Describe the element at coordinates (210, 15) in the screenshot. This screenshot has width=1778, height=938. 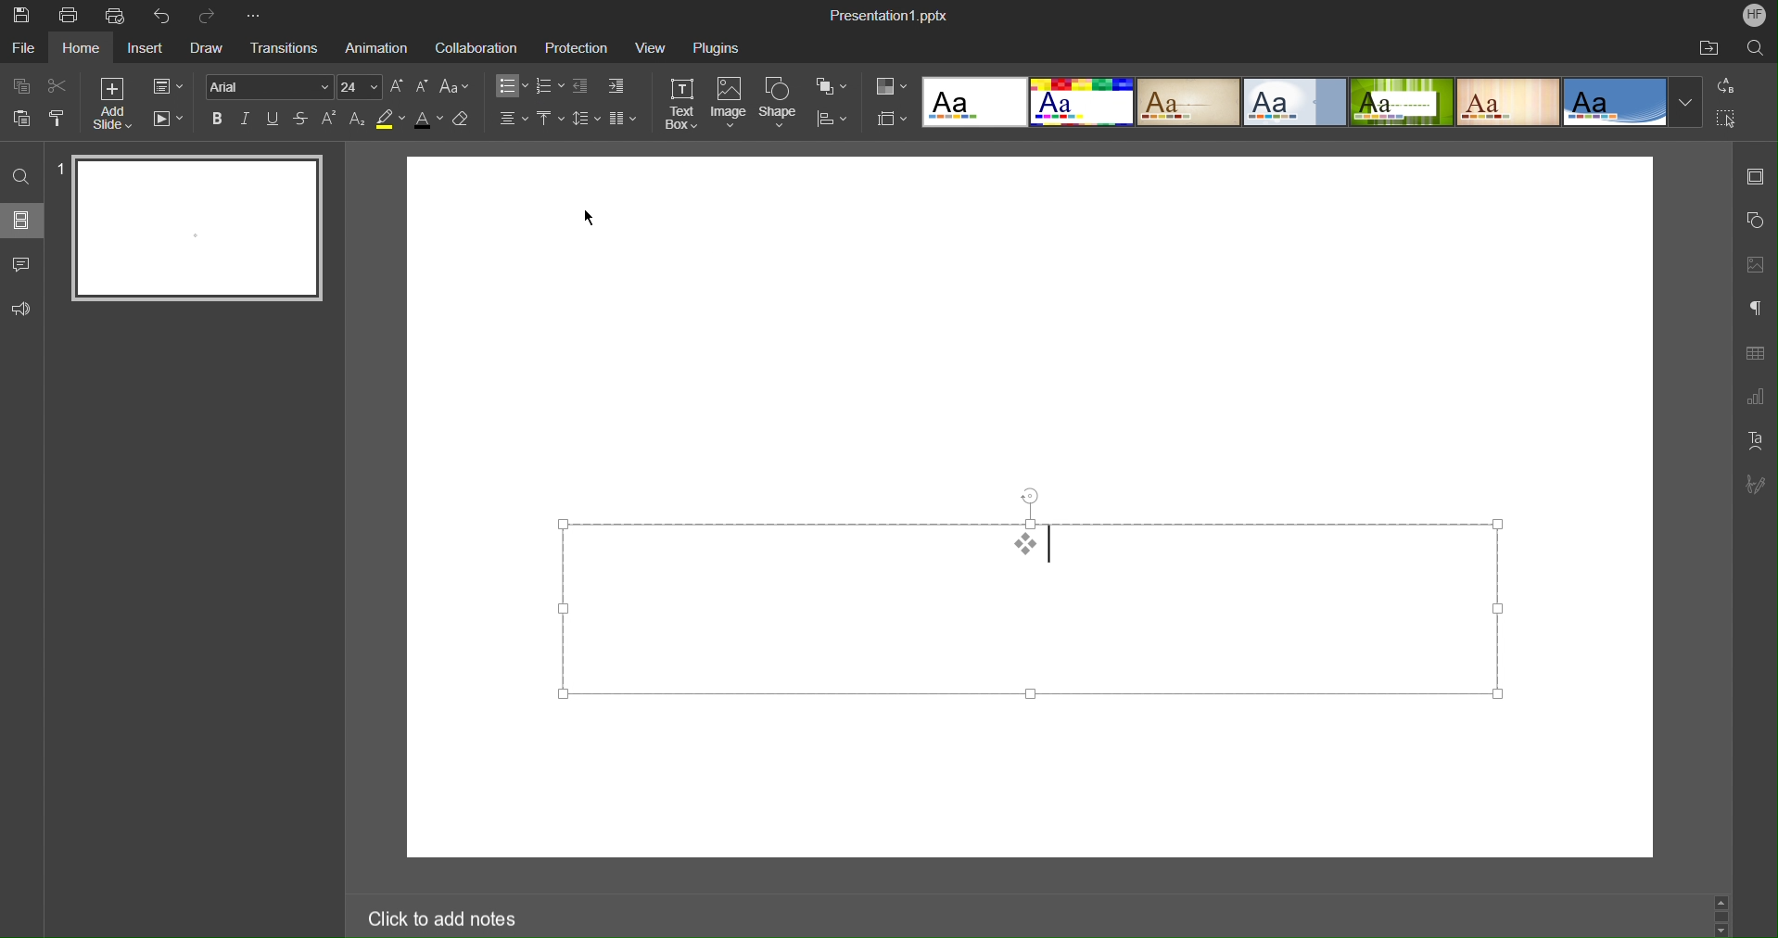
I see `Redo` at that location.